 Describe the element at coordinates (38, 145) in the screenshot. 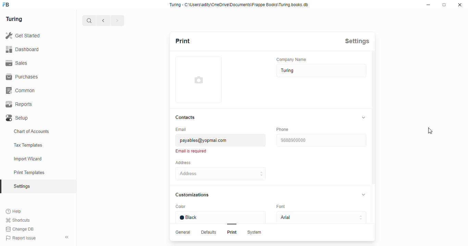

I see `Tax Templates` at that location.